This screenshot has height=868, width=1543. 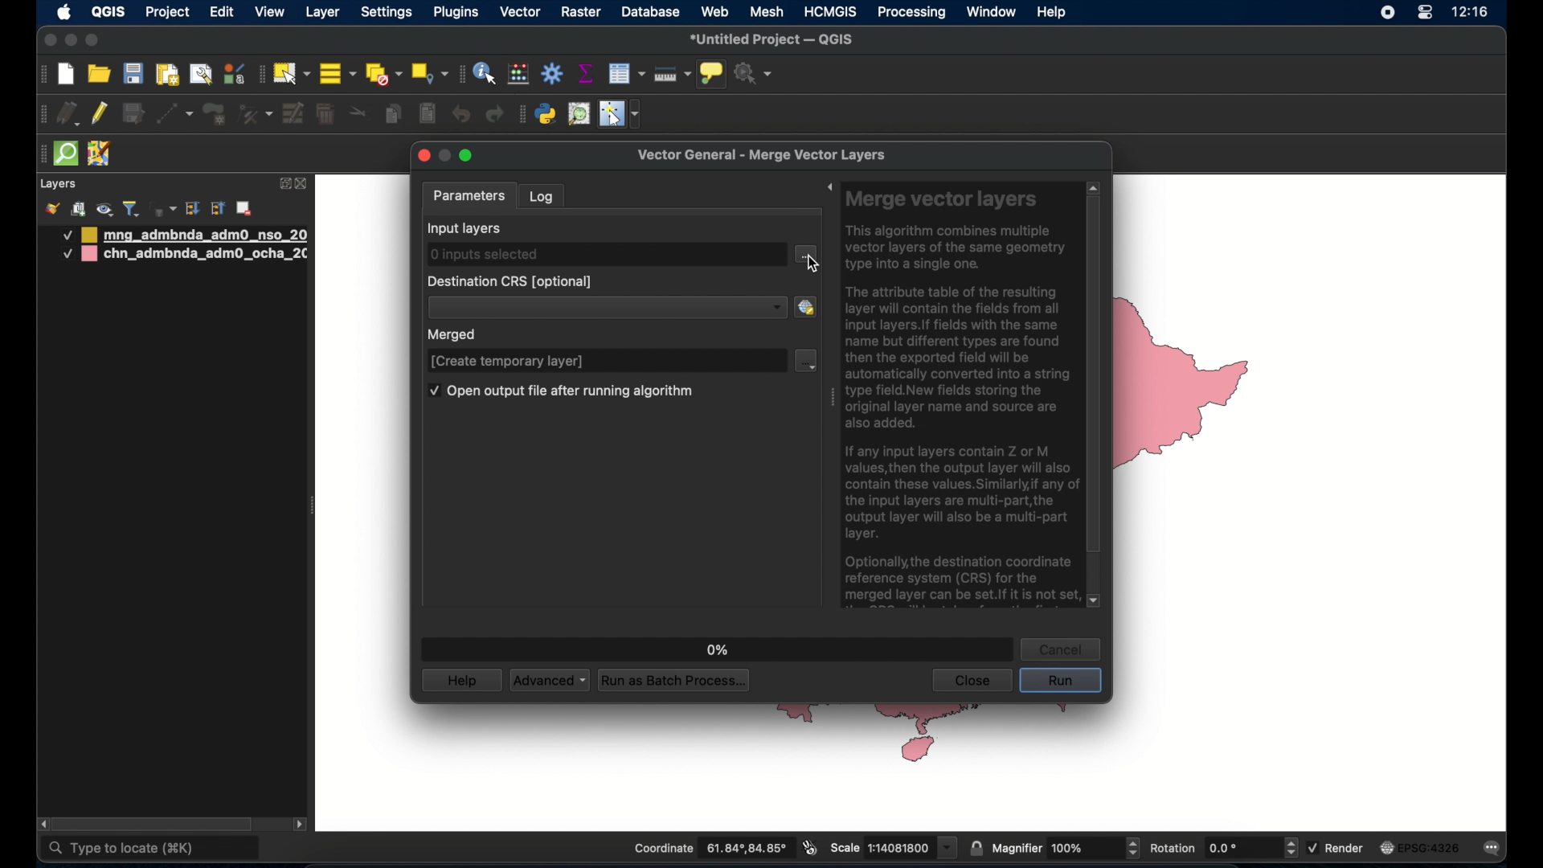 What do you see at coordinates (675, 682) in the screenshot?
I see `run as batch process` at bounding box center [675, 682].